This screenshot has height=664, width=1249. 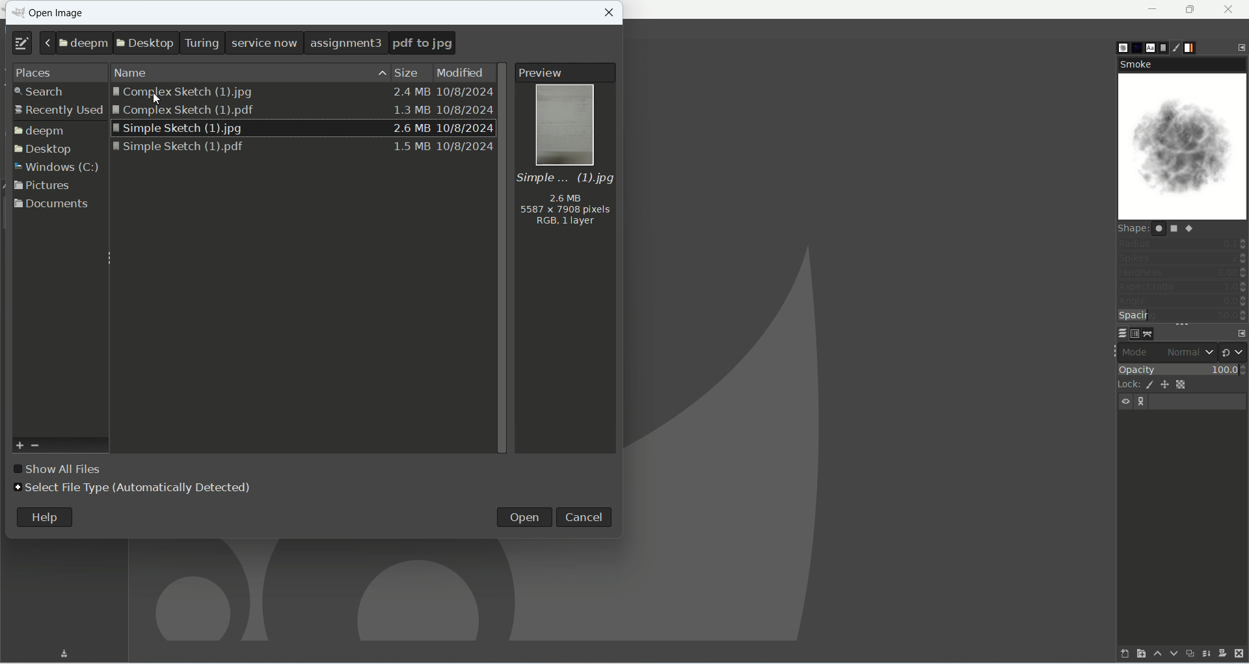 I want to click on | Complex Sketch, so click(x=304, y=112).